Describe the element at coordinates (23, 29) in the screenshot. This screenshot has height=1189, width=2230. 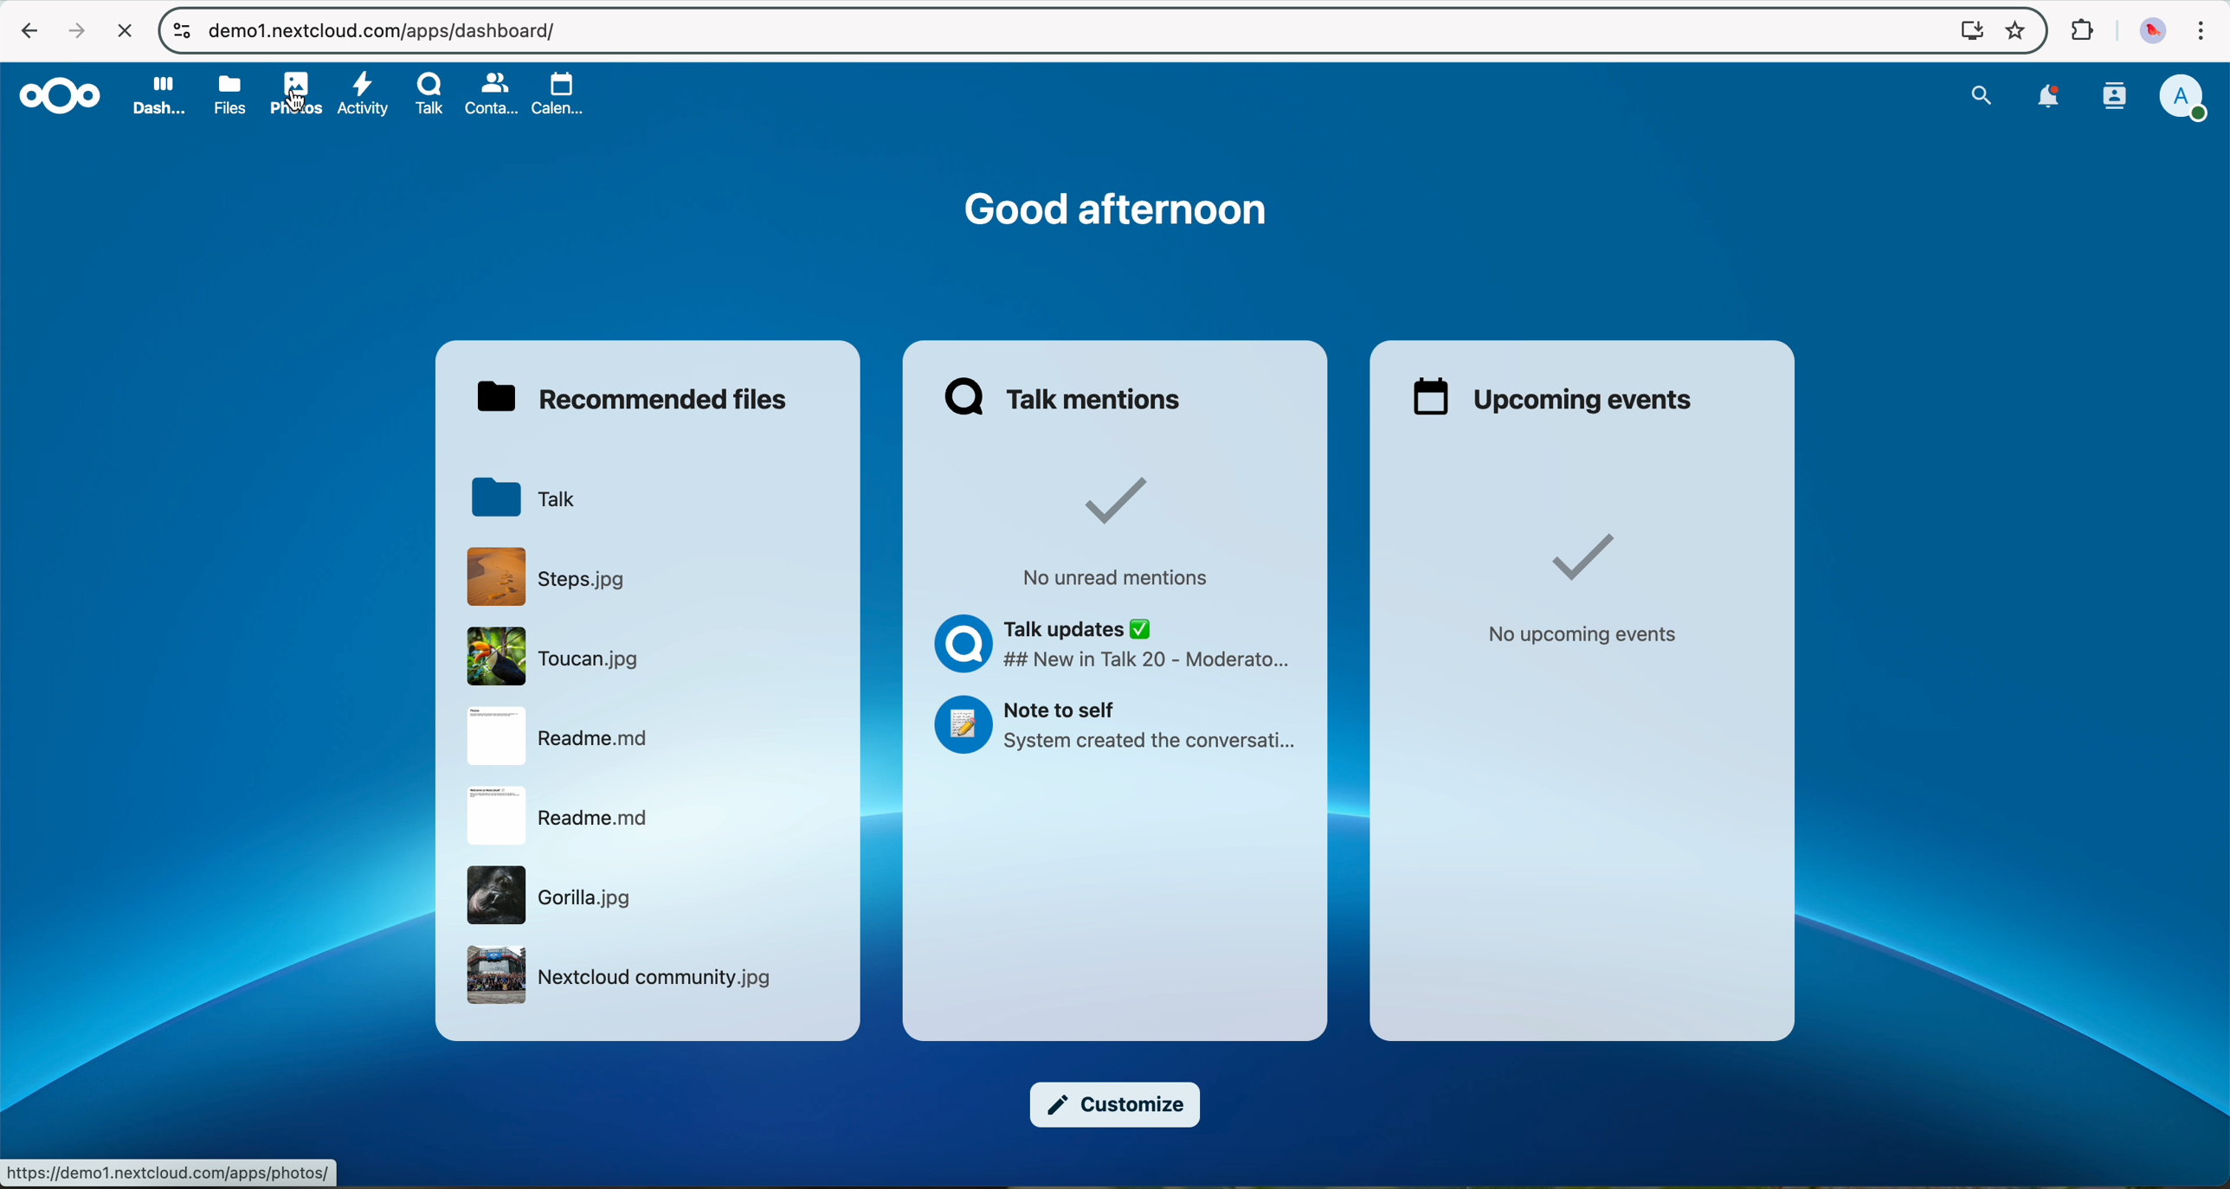
I see `navigate back` at that location.